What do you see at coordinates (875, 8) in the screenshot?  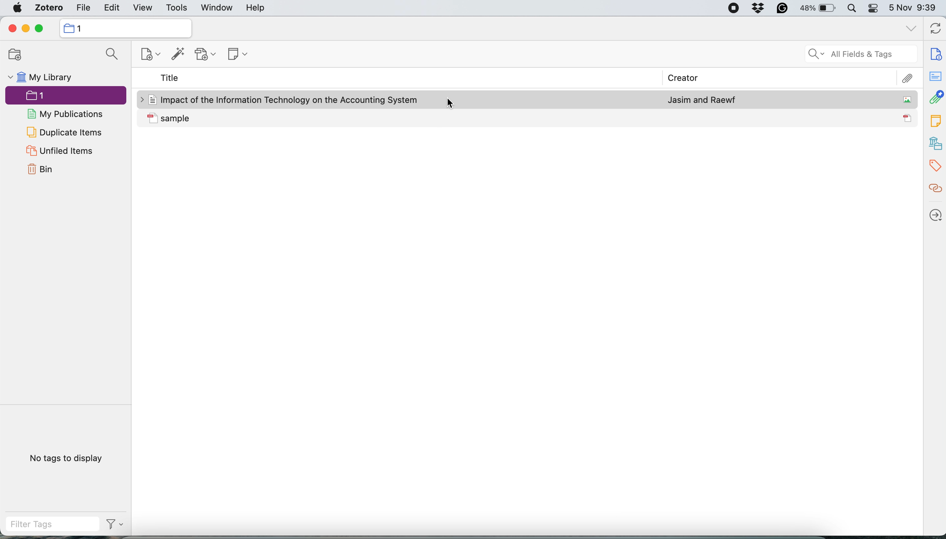 I see `control center` at bounding box center [875, 8].